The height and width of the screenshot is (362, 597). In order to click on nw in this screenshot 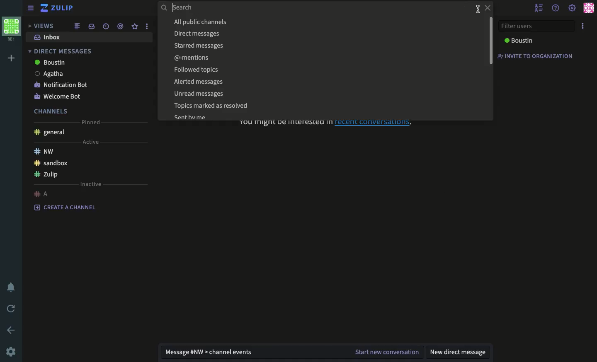, I will do `click(45, 152)`.